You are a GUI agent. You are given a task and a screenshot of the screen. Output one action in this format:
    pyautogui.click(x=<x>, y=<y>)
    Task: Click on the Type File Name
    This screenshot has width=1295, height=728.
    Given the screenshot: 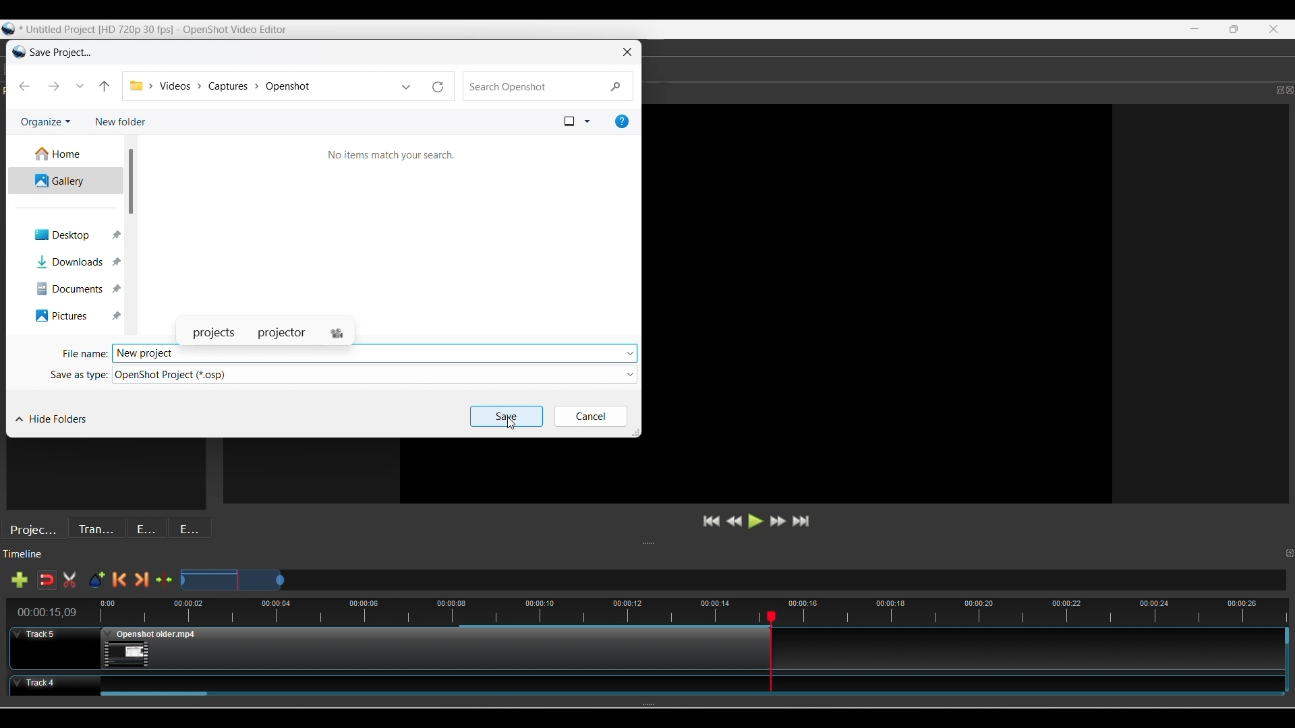 What is the action you would take?
    pyautogui.click(x=362, y=353)
    